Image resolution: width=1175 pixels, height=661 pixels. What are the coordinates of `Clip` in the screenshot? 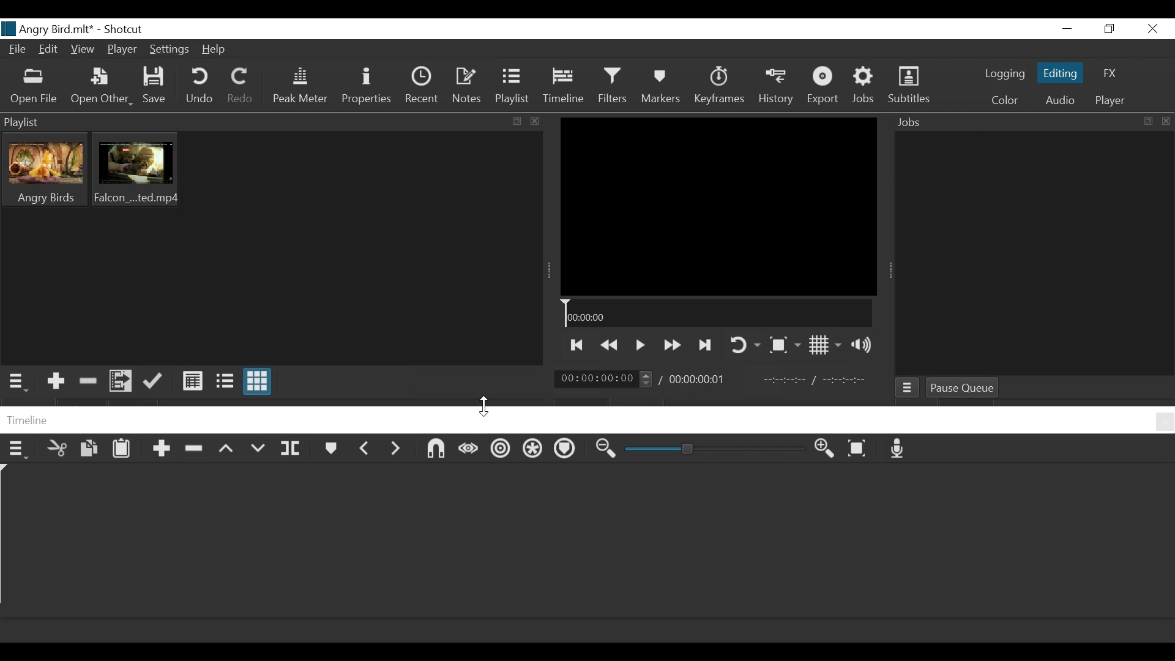 It's located at (45, 170).